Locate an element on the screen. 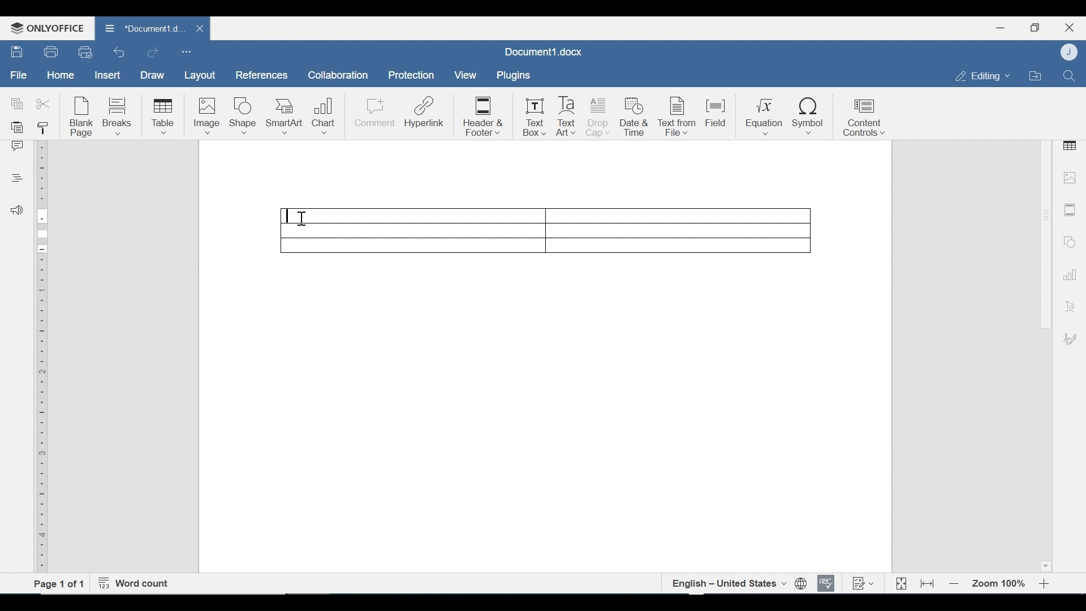  Cut is located at coordinates (45, 105).